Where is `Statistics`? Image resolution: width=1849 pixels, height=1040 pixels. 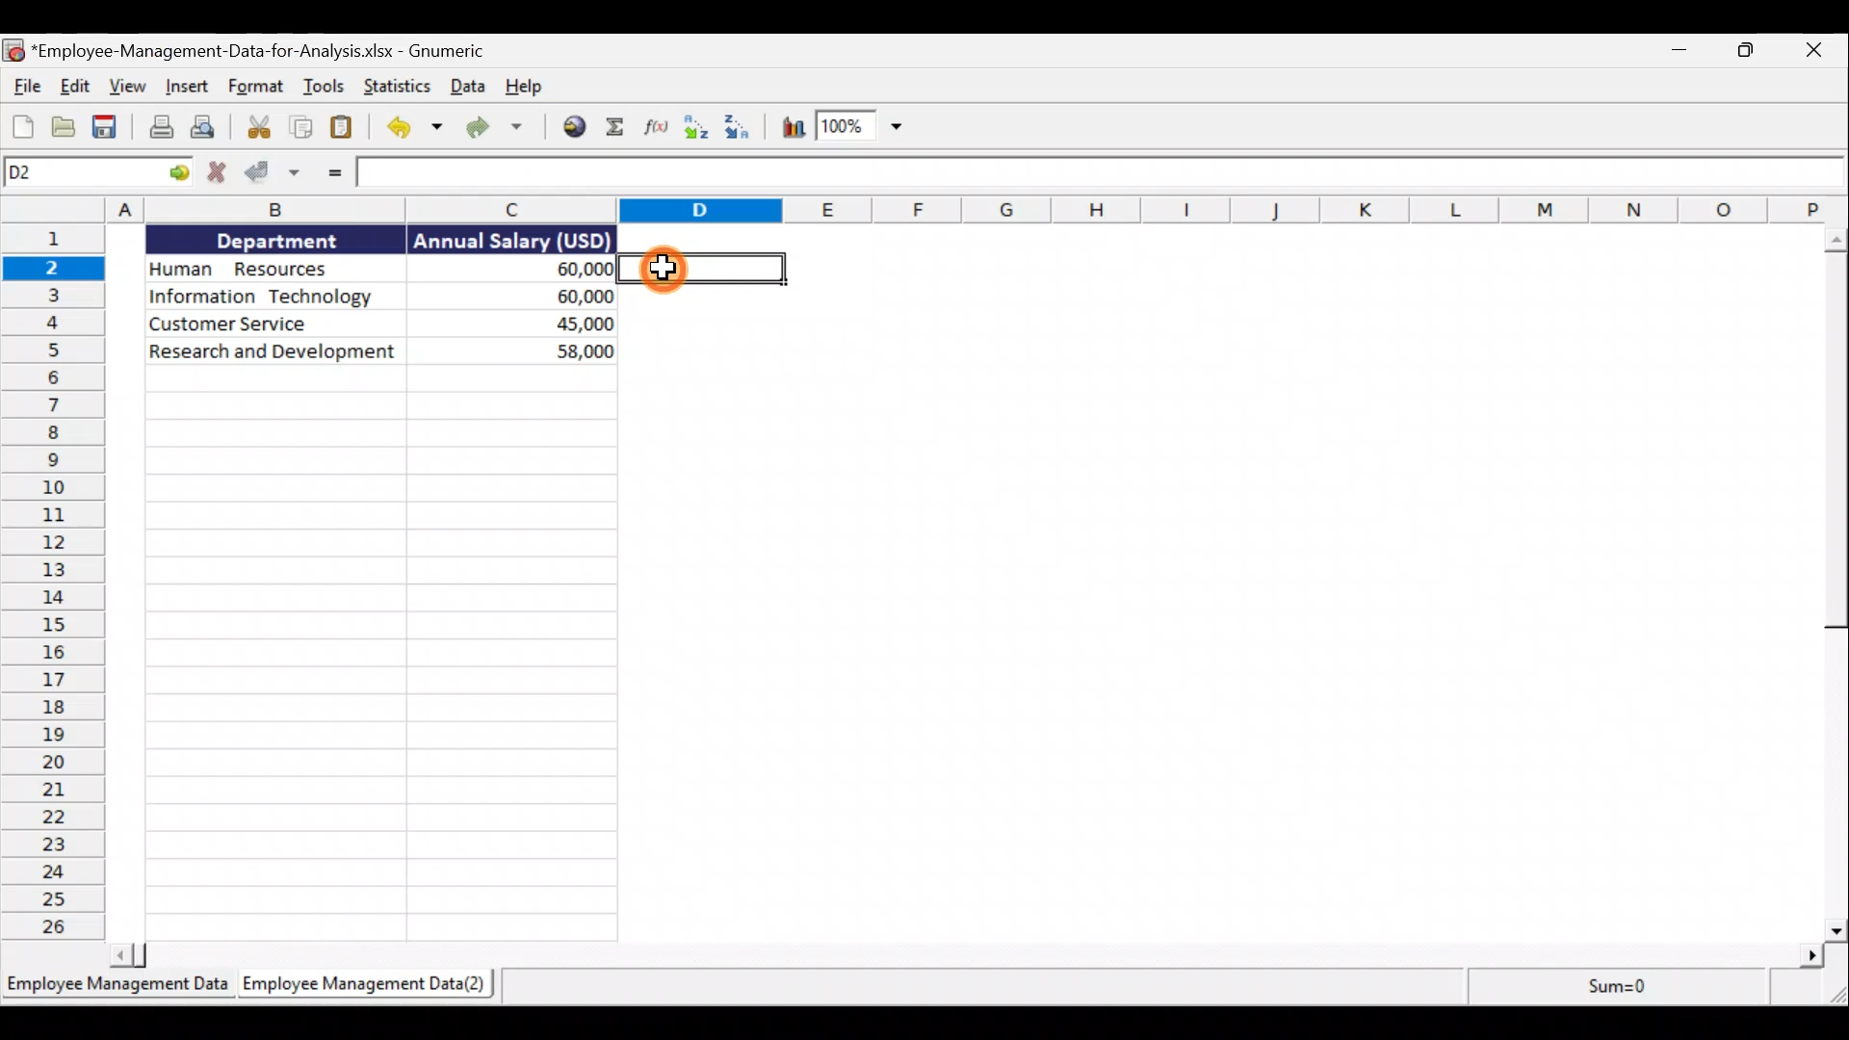 Statistics is located at coordinates (398, 87).